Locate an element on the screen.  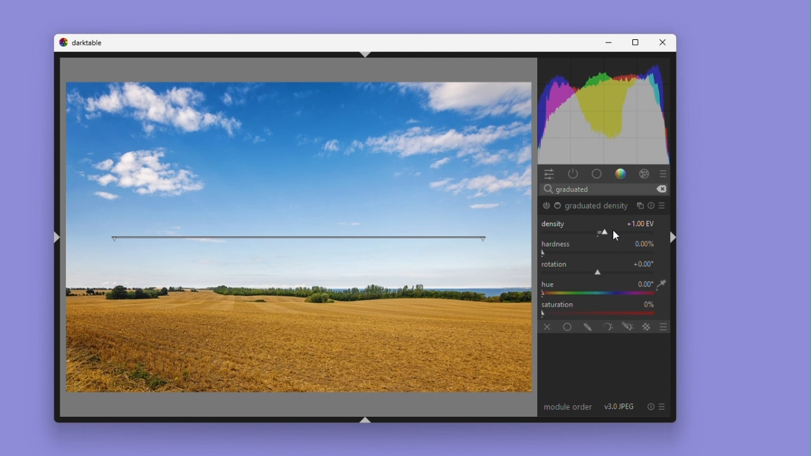
Power is located at coordinates (573, 173).